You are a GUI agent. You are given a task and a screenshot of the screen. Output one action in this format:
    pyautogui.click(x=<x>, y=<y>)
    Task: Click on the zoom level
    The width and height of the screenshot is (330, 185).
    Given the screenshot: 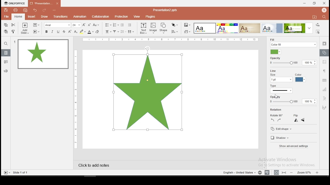 What is the action you would take?
    pyautogui.click(x=305, y=172)
    